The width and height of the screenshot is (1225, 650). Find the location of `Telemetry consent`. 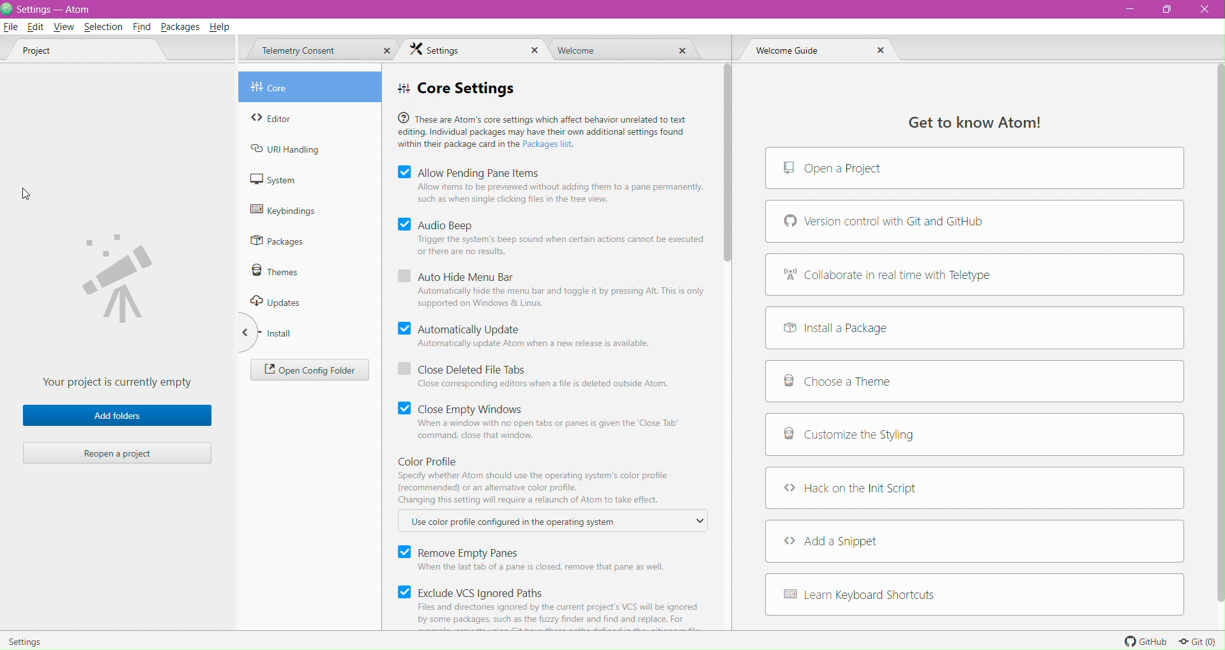

Telemetry consent is located at coordinates (299, 51).